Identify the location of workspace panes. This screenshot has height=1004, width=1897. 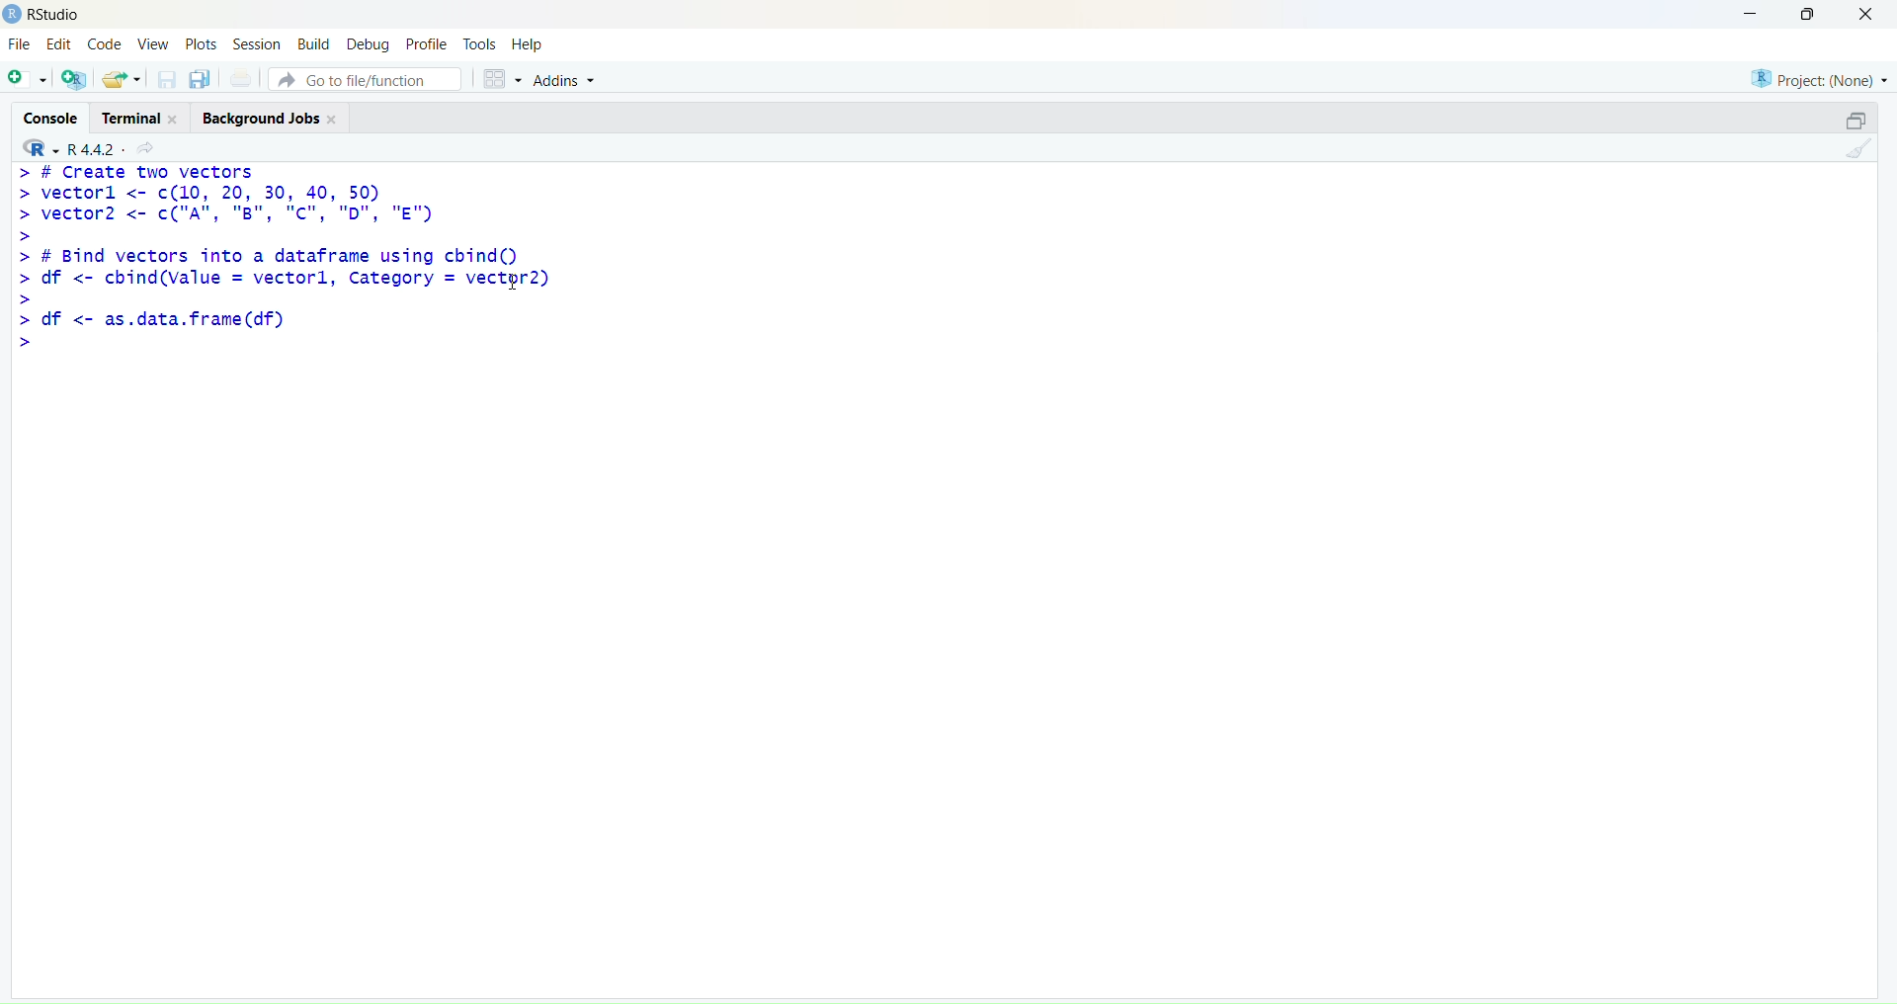
(501, 80).